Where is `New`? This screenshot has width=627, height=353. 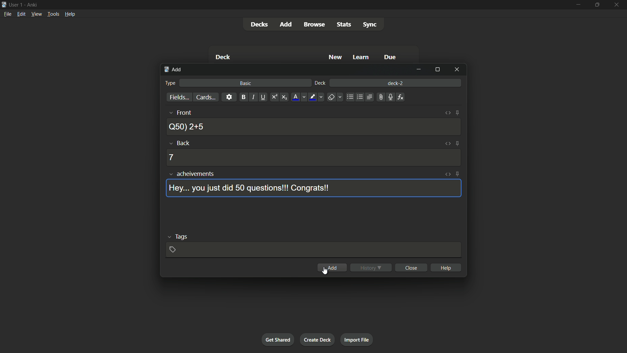
New is located at coordinates (335, 57).